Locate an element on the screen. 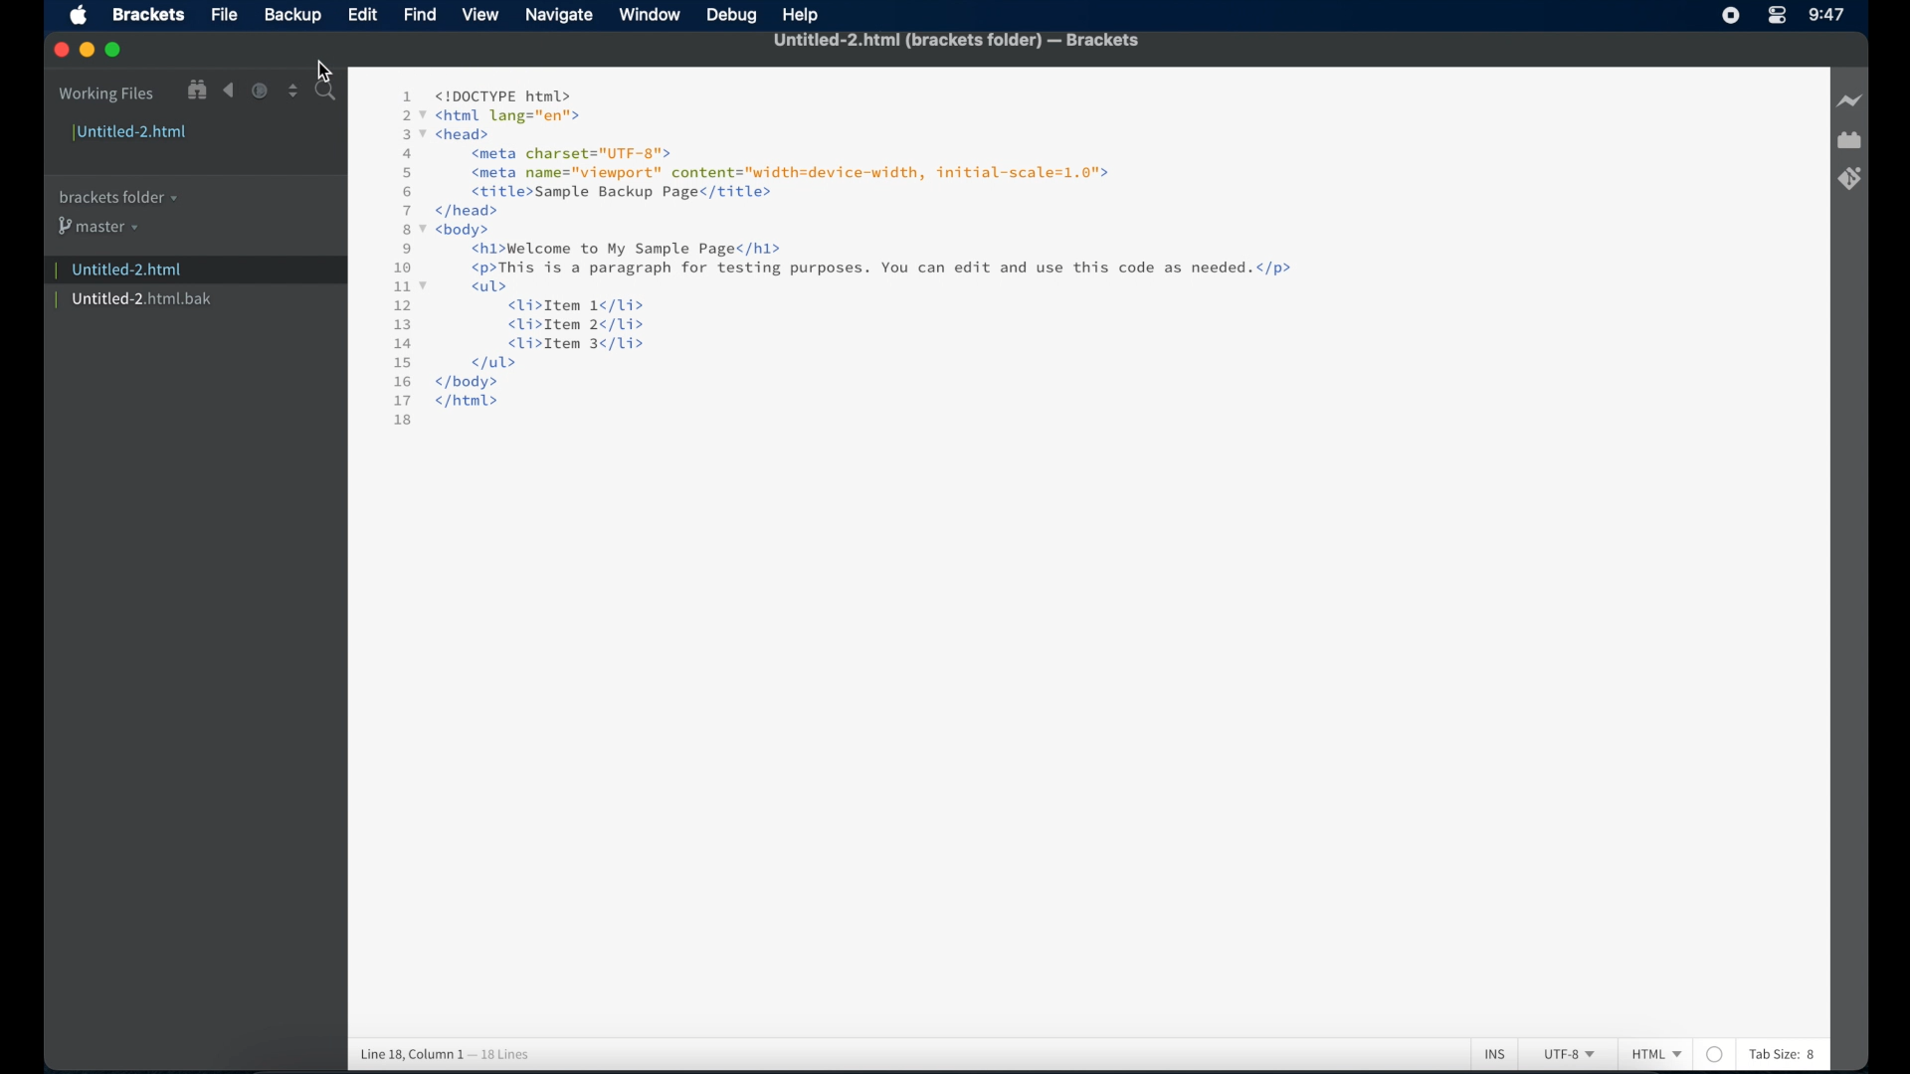 The image size is (1910, 1074). edit is located at coordinates (363, 15).